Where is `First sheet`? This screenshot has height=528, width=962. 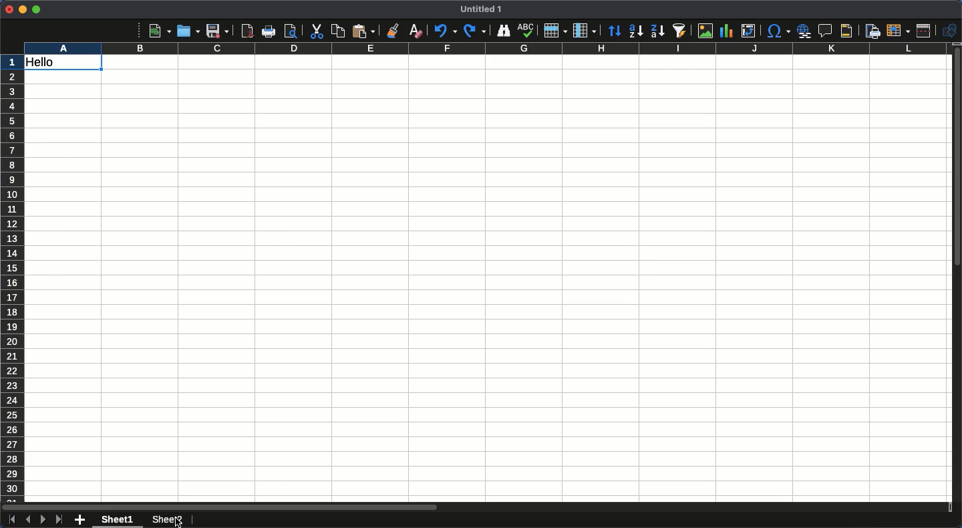 First sheet is located at coordinates (11, 520).